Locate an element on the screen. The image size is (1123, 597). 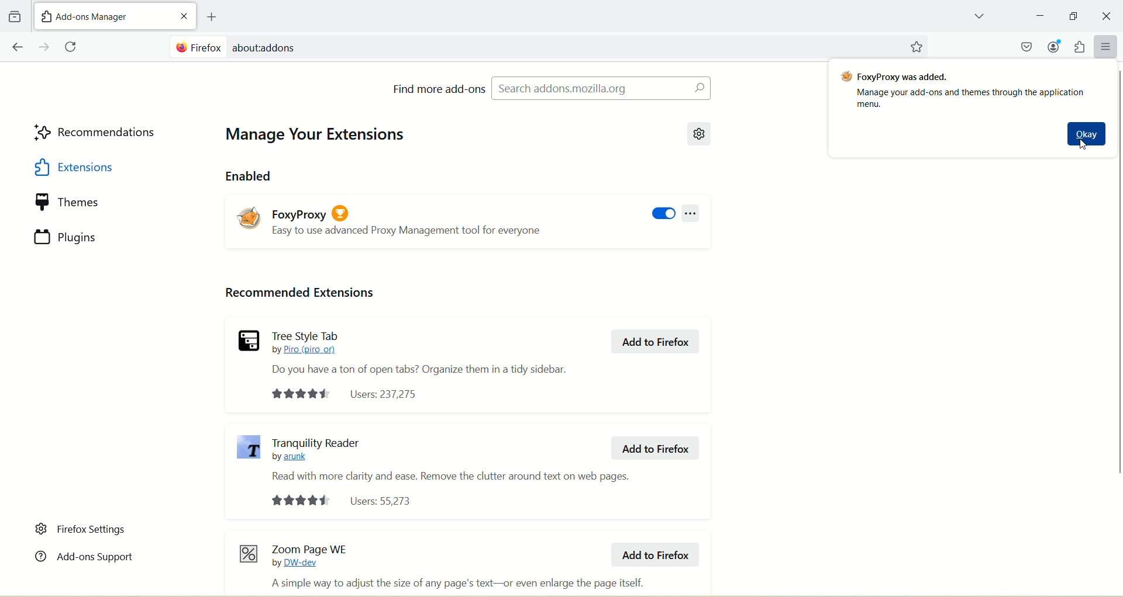
Users: 55,273 is located at coordinates (343, 501).